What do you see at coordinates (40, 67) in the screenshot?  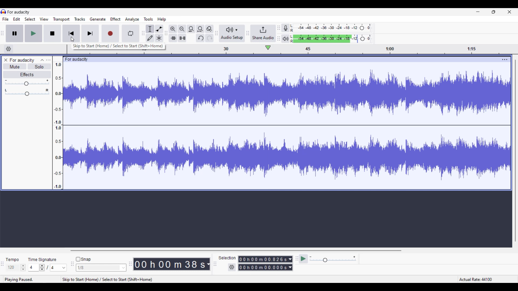 I see `Solo` at bounding box center [40, 67].